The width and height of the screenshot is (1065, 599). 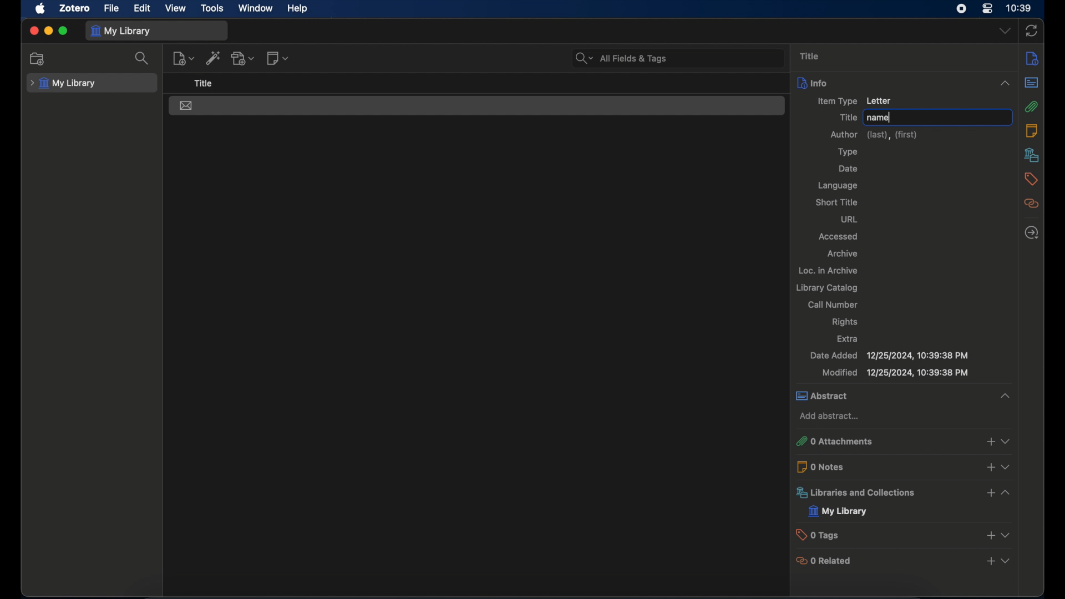 I want to click on language, so click(x=841, y=185).